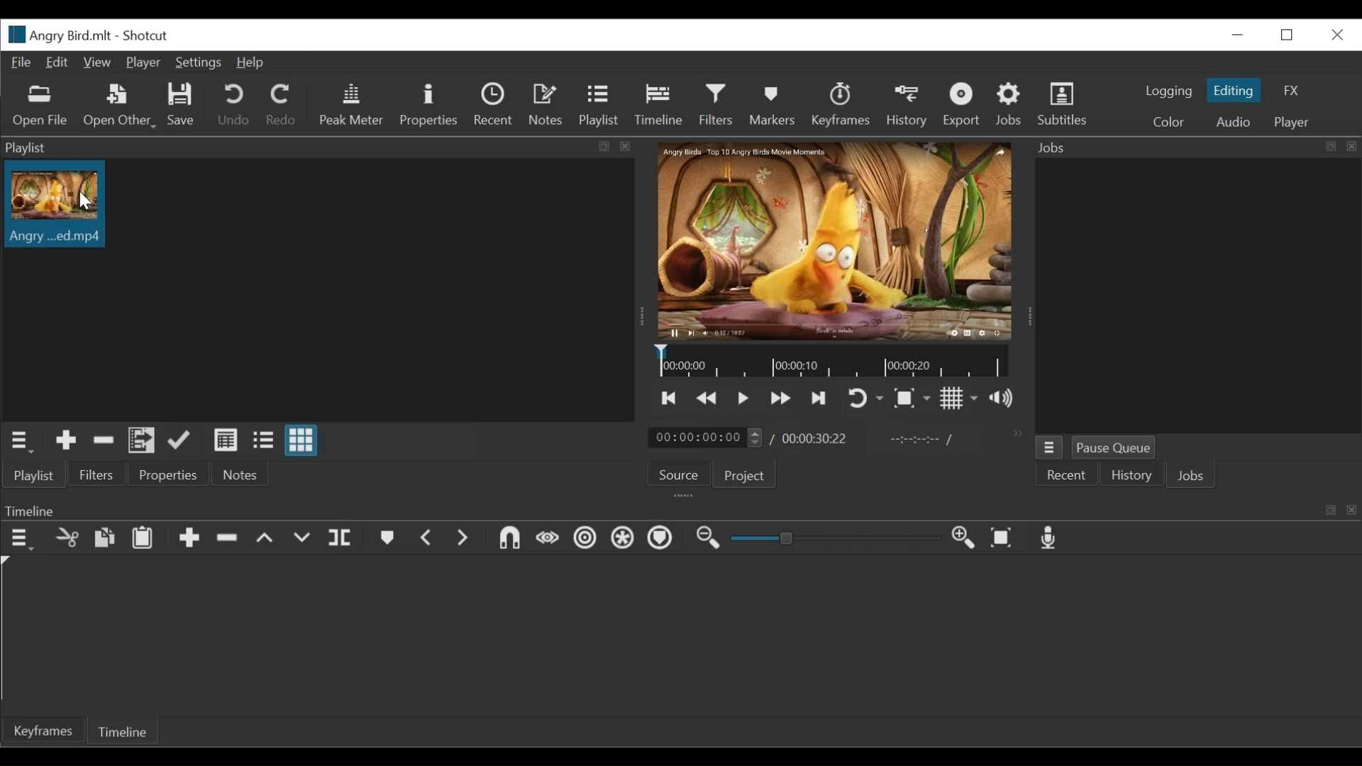 The height and width of the screenshot is (766, 1362). What do you see at coordinates (509, 538) in the screenshot?
I see `snap` at bounding box center [509, 538].